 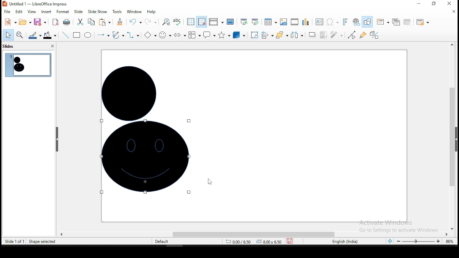 What do you see at coordinates (179, 22) in the screenshot?
I see `spell check` at bounding box center [179, 22].